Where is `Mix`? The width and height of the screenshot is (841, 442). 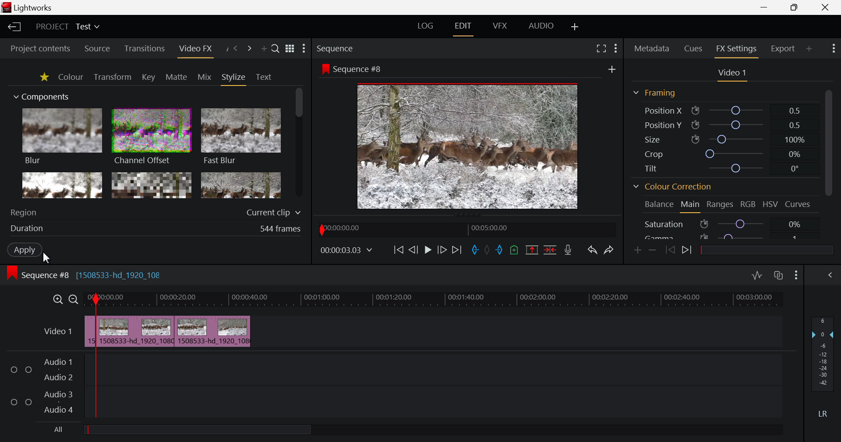 Mix is located at coordinates (205, 77).